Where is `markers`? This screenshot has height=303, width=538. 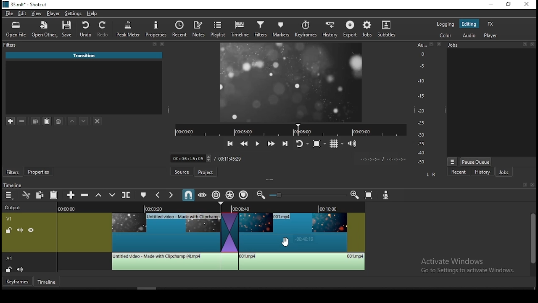 markers is located at coordinates (282, 29).